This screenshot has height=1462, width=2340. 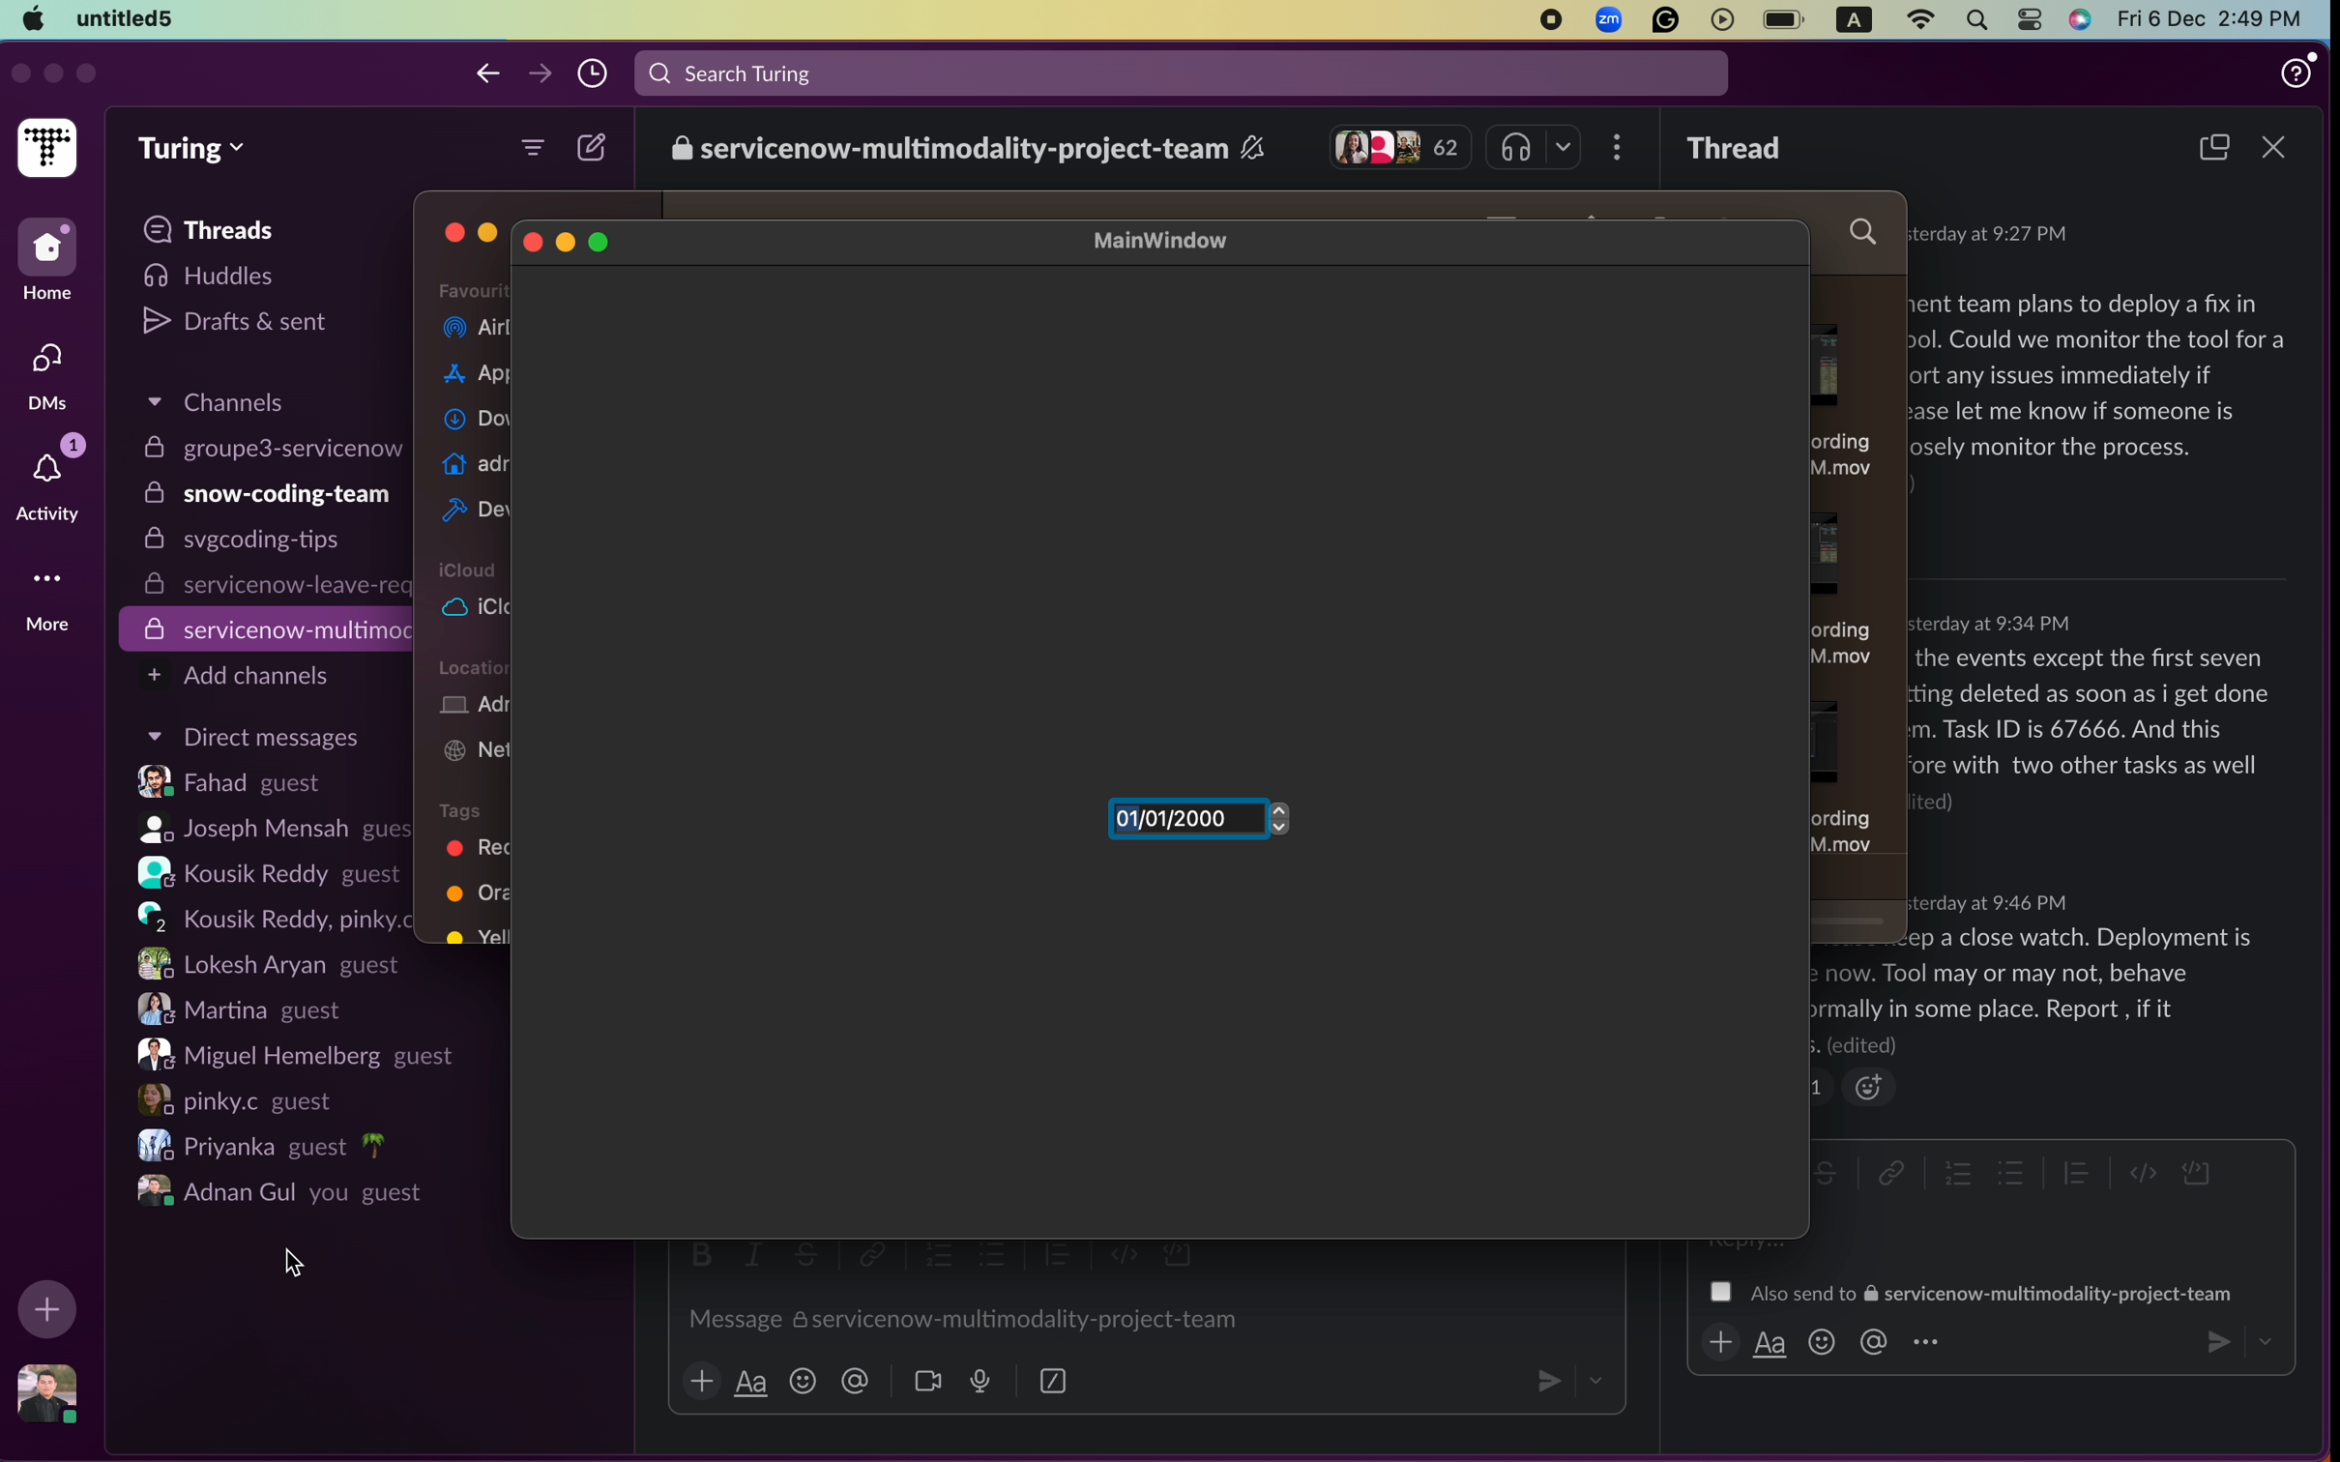 I want to click on wifi, so click(x=1919, y=17).